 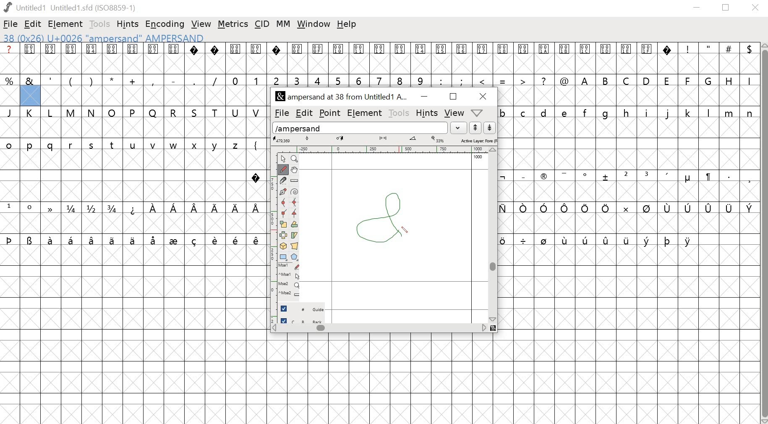 What do you see at coordinates (233, 24) in the screenshot?
I see `metrics` at bounding box center [233, 24].